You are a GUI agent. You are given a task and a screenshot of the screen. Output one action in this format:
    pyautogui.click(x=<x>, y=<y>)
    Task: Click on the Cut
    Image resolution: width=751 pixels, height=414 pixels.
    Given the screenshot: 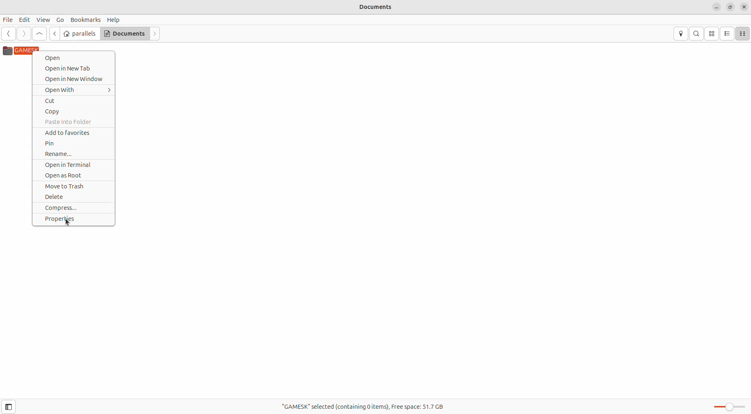 What is the action you would take?
    pyautogui.click(x=75, y=100)
    